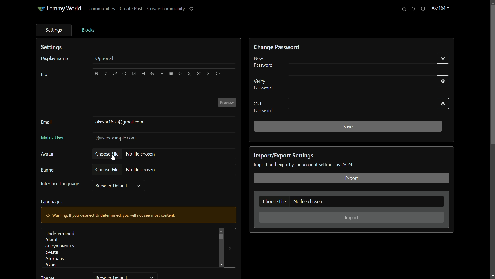 This screenshot has height=279, width=495. What do you see at coordinates (277, 47) in the screenshot?
I see `change password` at bounding box center [277, 47].